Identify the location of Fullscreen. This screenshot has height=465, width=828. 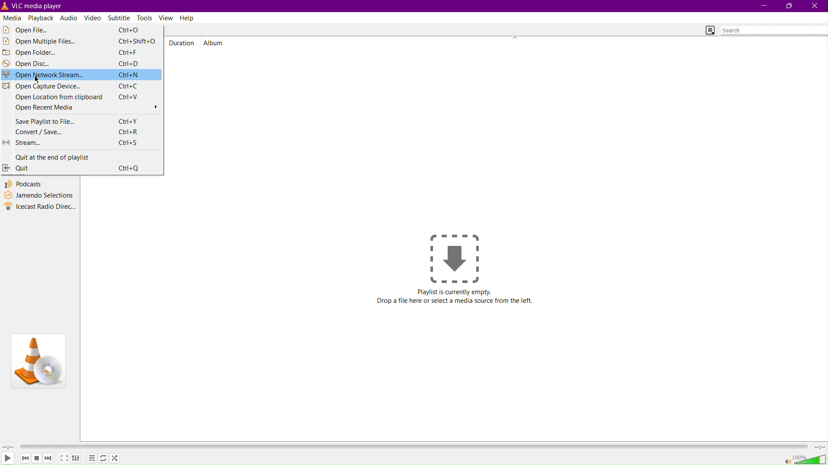
(64, 458).